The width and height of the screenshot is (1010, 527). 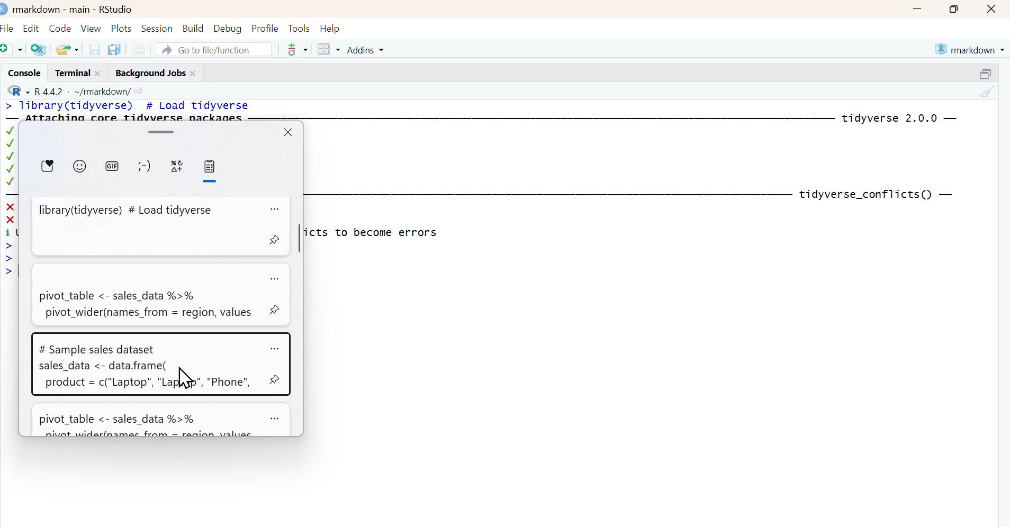 What do you see at coordinates (52, 8) in the screenshot?
I see `markdown - main -` at bounding box center [52, 8].